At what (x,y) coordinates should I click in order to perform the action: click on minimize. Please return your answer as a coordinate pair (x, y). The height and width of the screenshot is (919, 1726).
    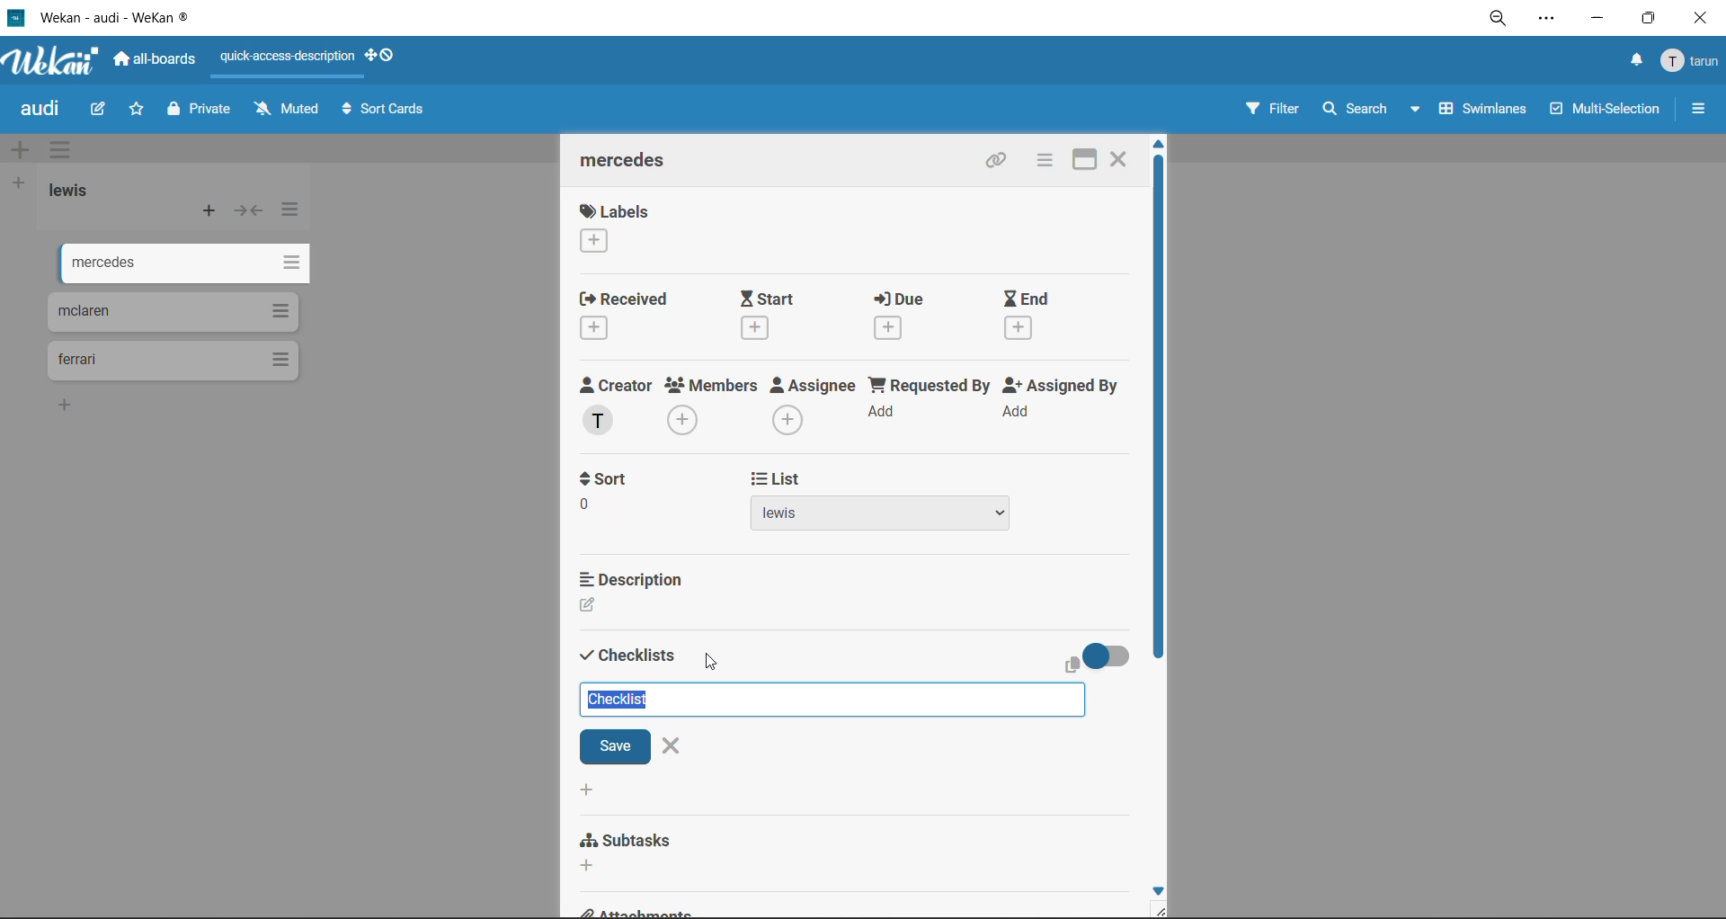
    Looking at the image, I should click on (1597, 22).